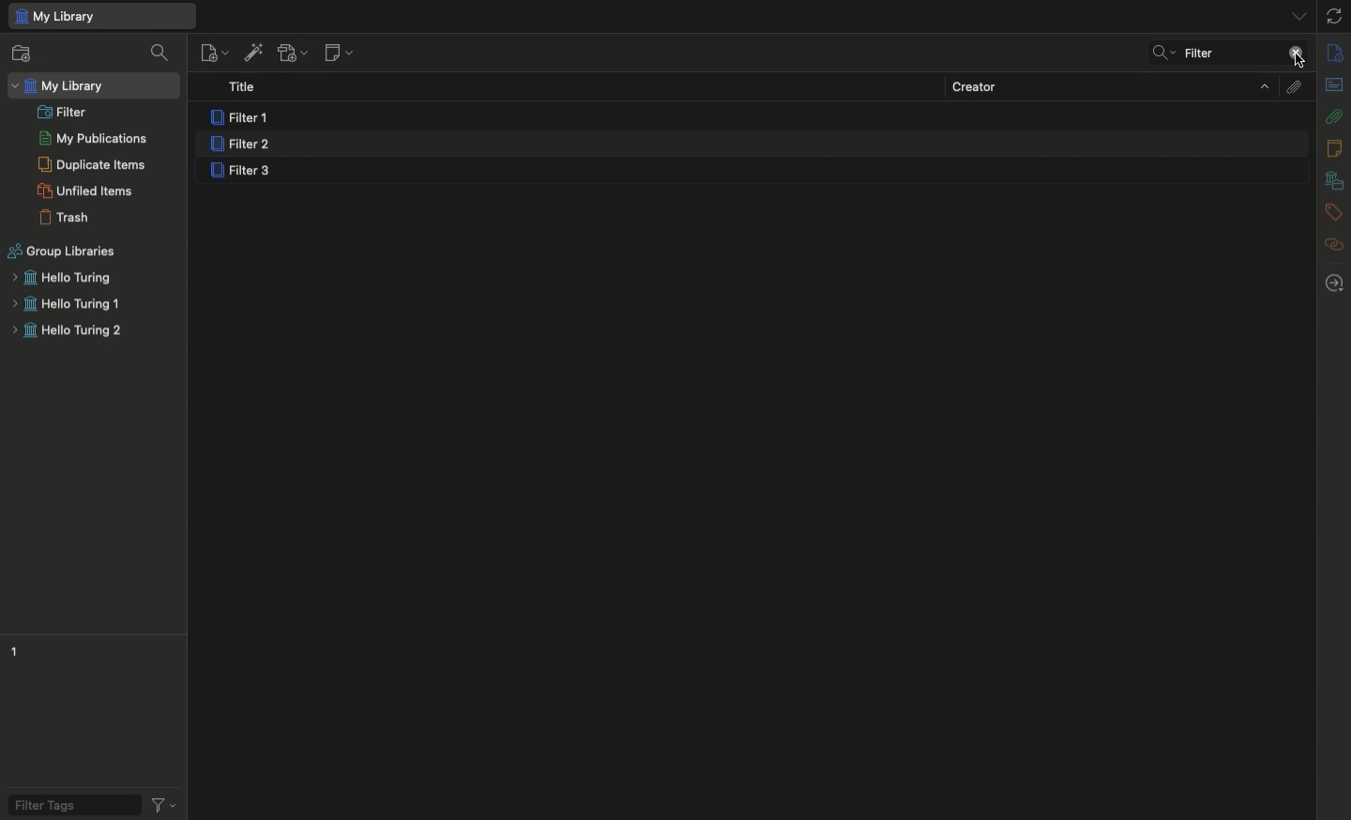  What do you see at coordinates (65, 218) in the screenshot?
I see `Trash` at bounding box center [65, 218].